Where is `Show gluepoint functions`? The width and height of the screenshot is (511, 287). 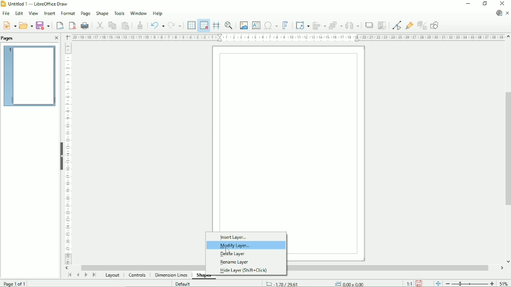 Show gluepoint functions is located at coordinates (409, 26).